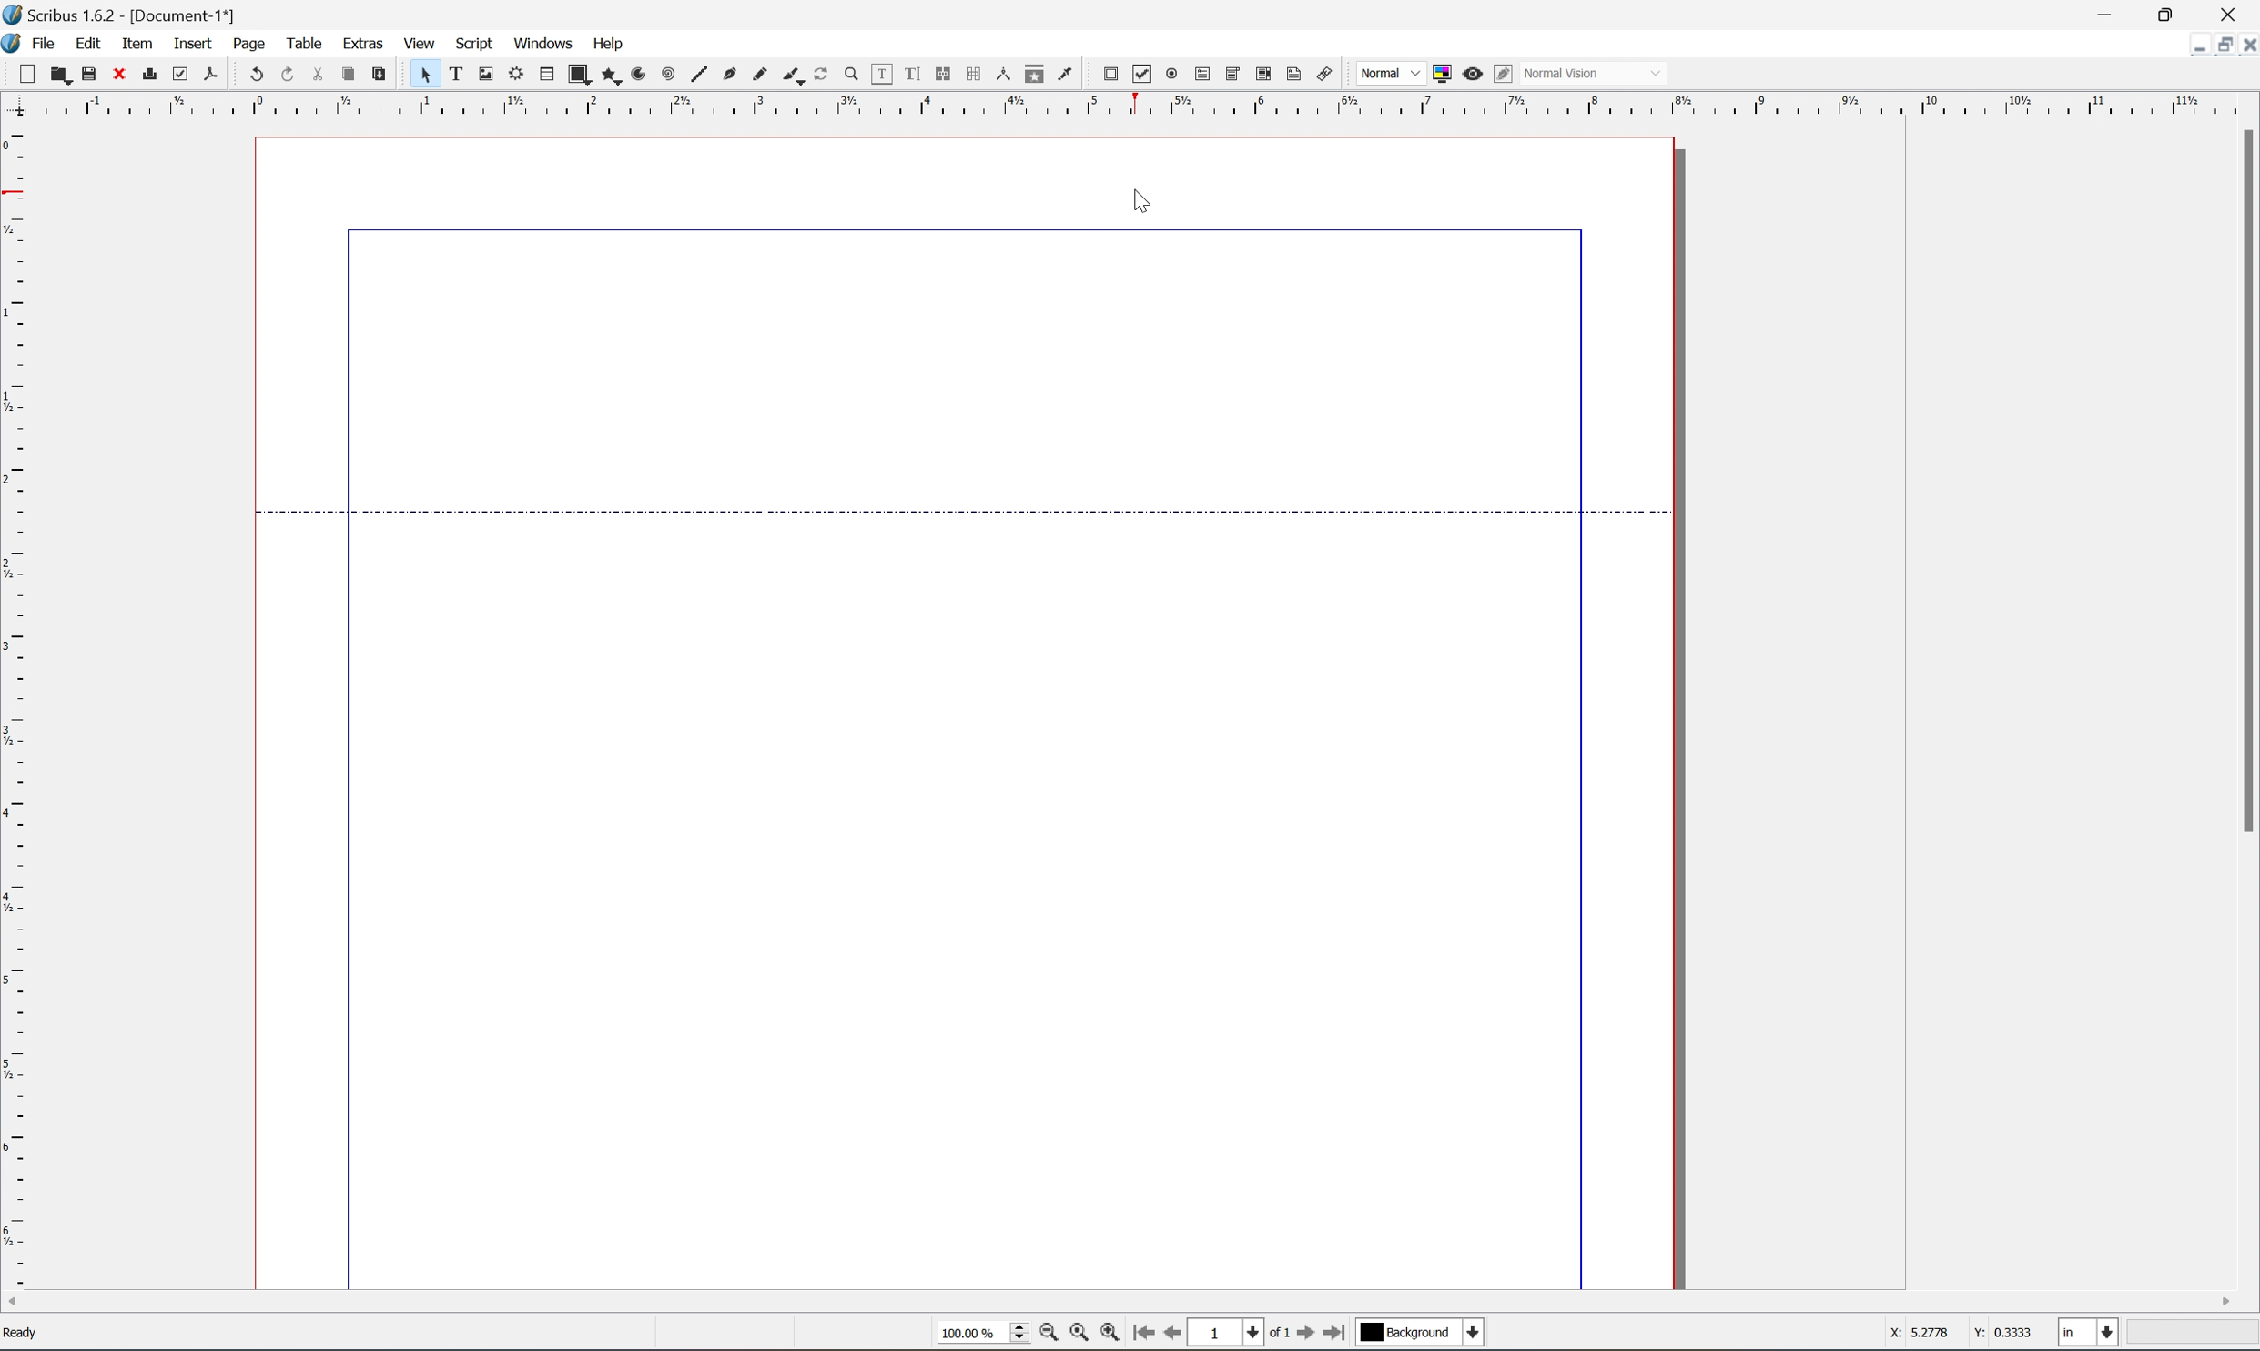  Describe the element at coordinates (607, 75) in the screenshot. I see `polygon` at that location.